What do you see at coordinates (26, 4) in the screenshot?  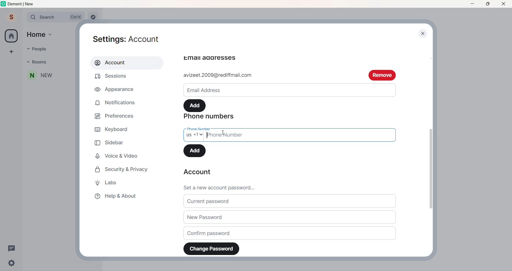 I see `Title ` at bounding box center [26, 4].